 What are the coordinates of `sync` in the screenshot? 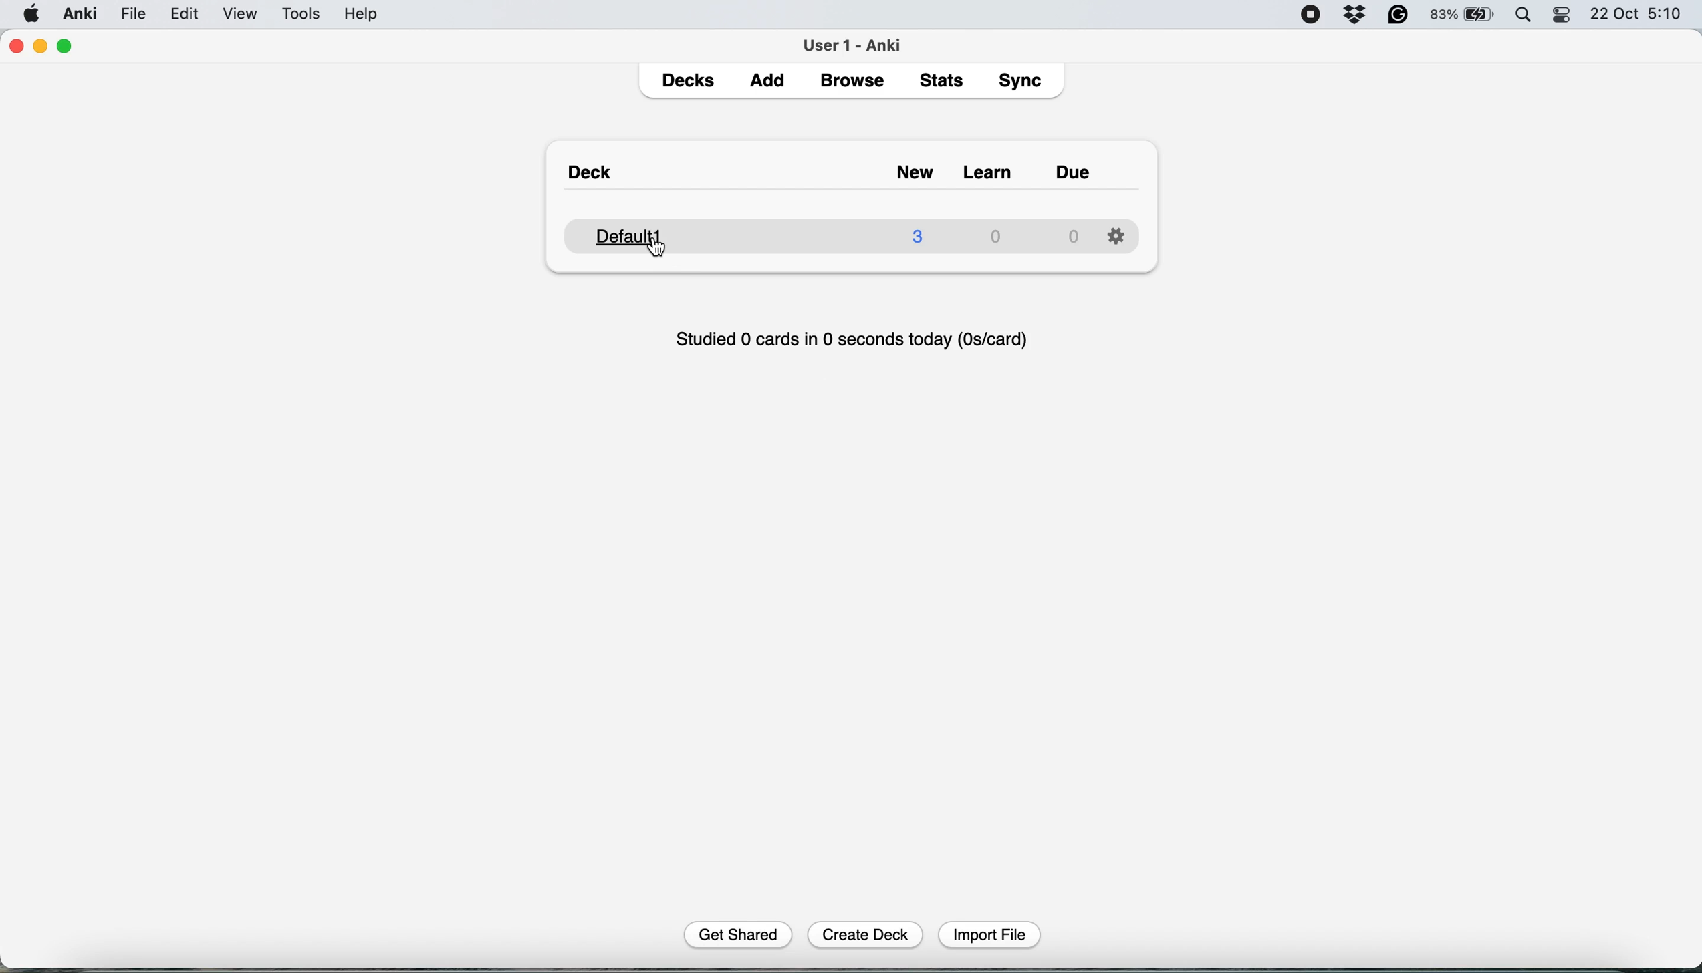 It's located at (1023, 83).